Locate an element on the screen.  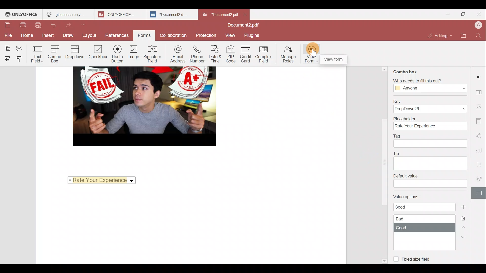
Cut is located at coordinates (23, 47).